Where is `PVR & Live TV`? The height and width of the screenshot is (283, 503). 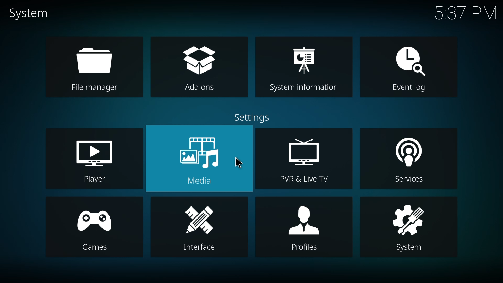 PVR & Live TV is located at coordinates (302, 179).